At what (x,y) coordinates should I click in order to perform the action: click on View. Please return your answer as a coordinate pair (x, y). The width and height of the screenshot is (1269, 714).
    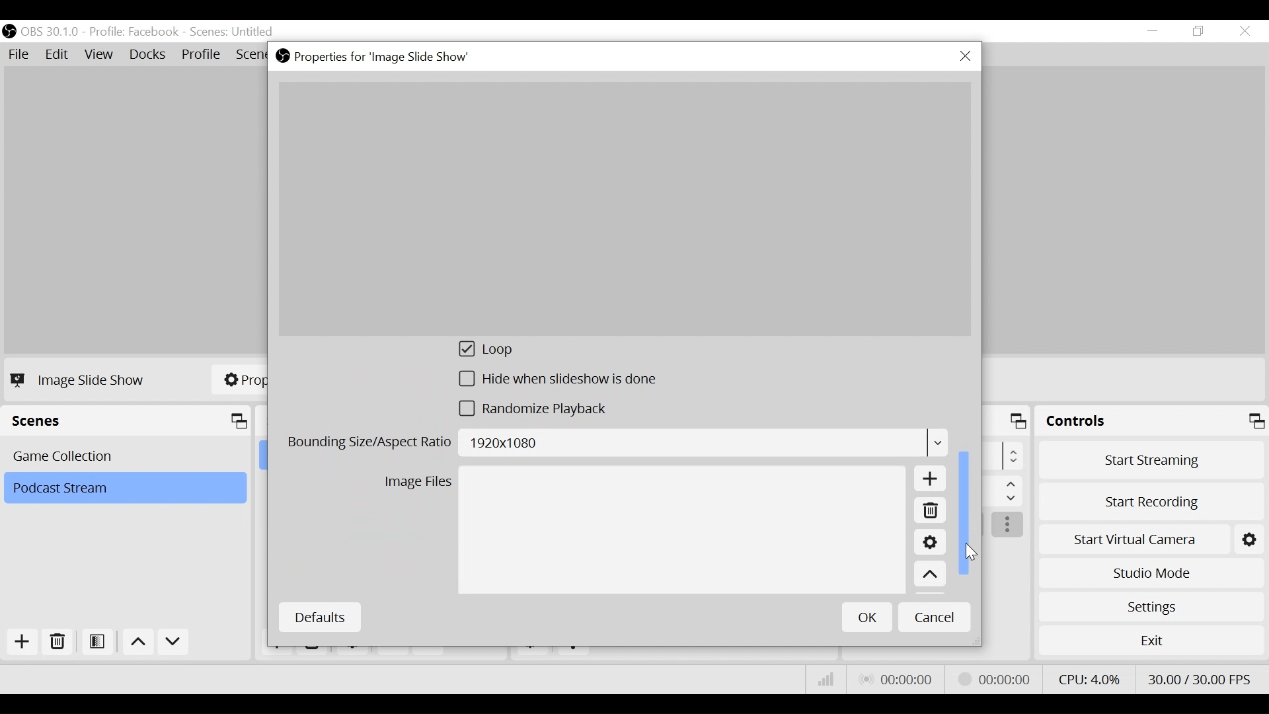
    Looking at the image, I should click on (101, 56).